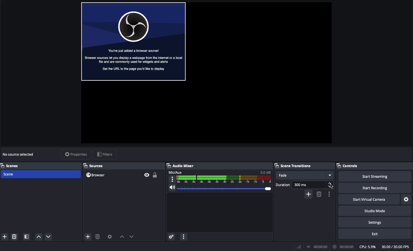 Image resolution: width=413 pixels, height=251 pixels. I want to click on Browser, so click(133, 42).